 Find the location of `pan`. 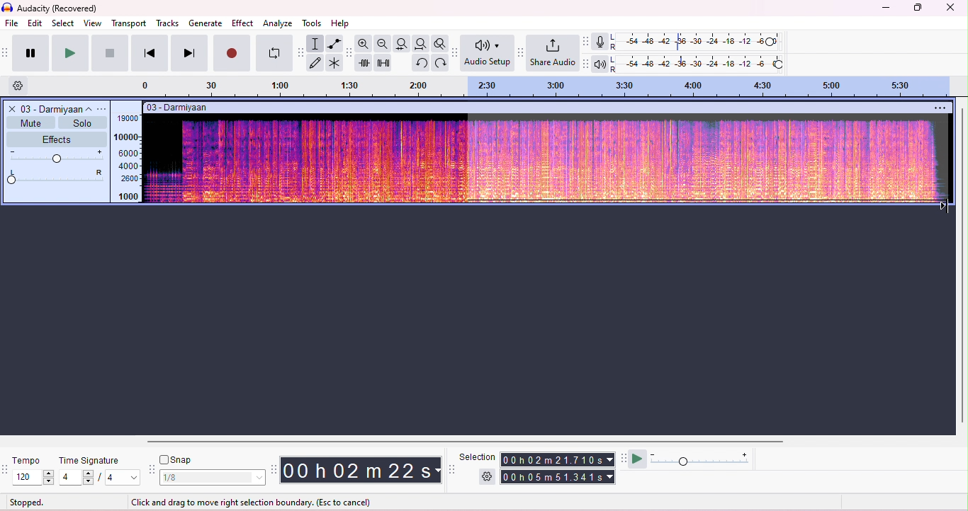

pan is located at coordinates (57, 176).